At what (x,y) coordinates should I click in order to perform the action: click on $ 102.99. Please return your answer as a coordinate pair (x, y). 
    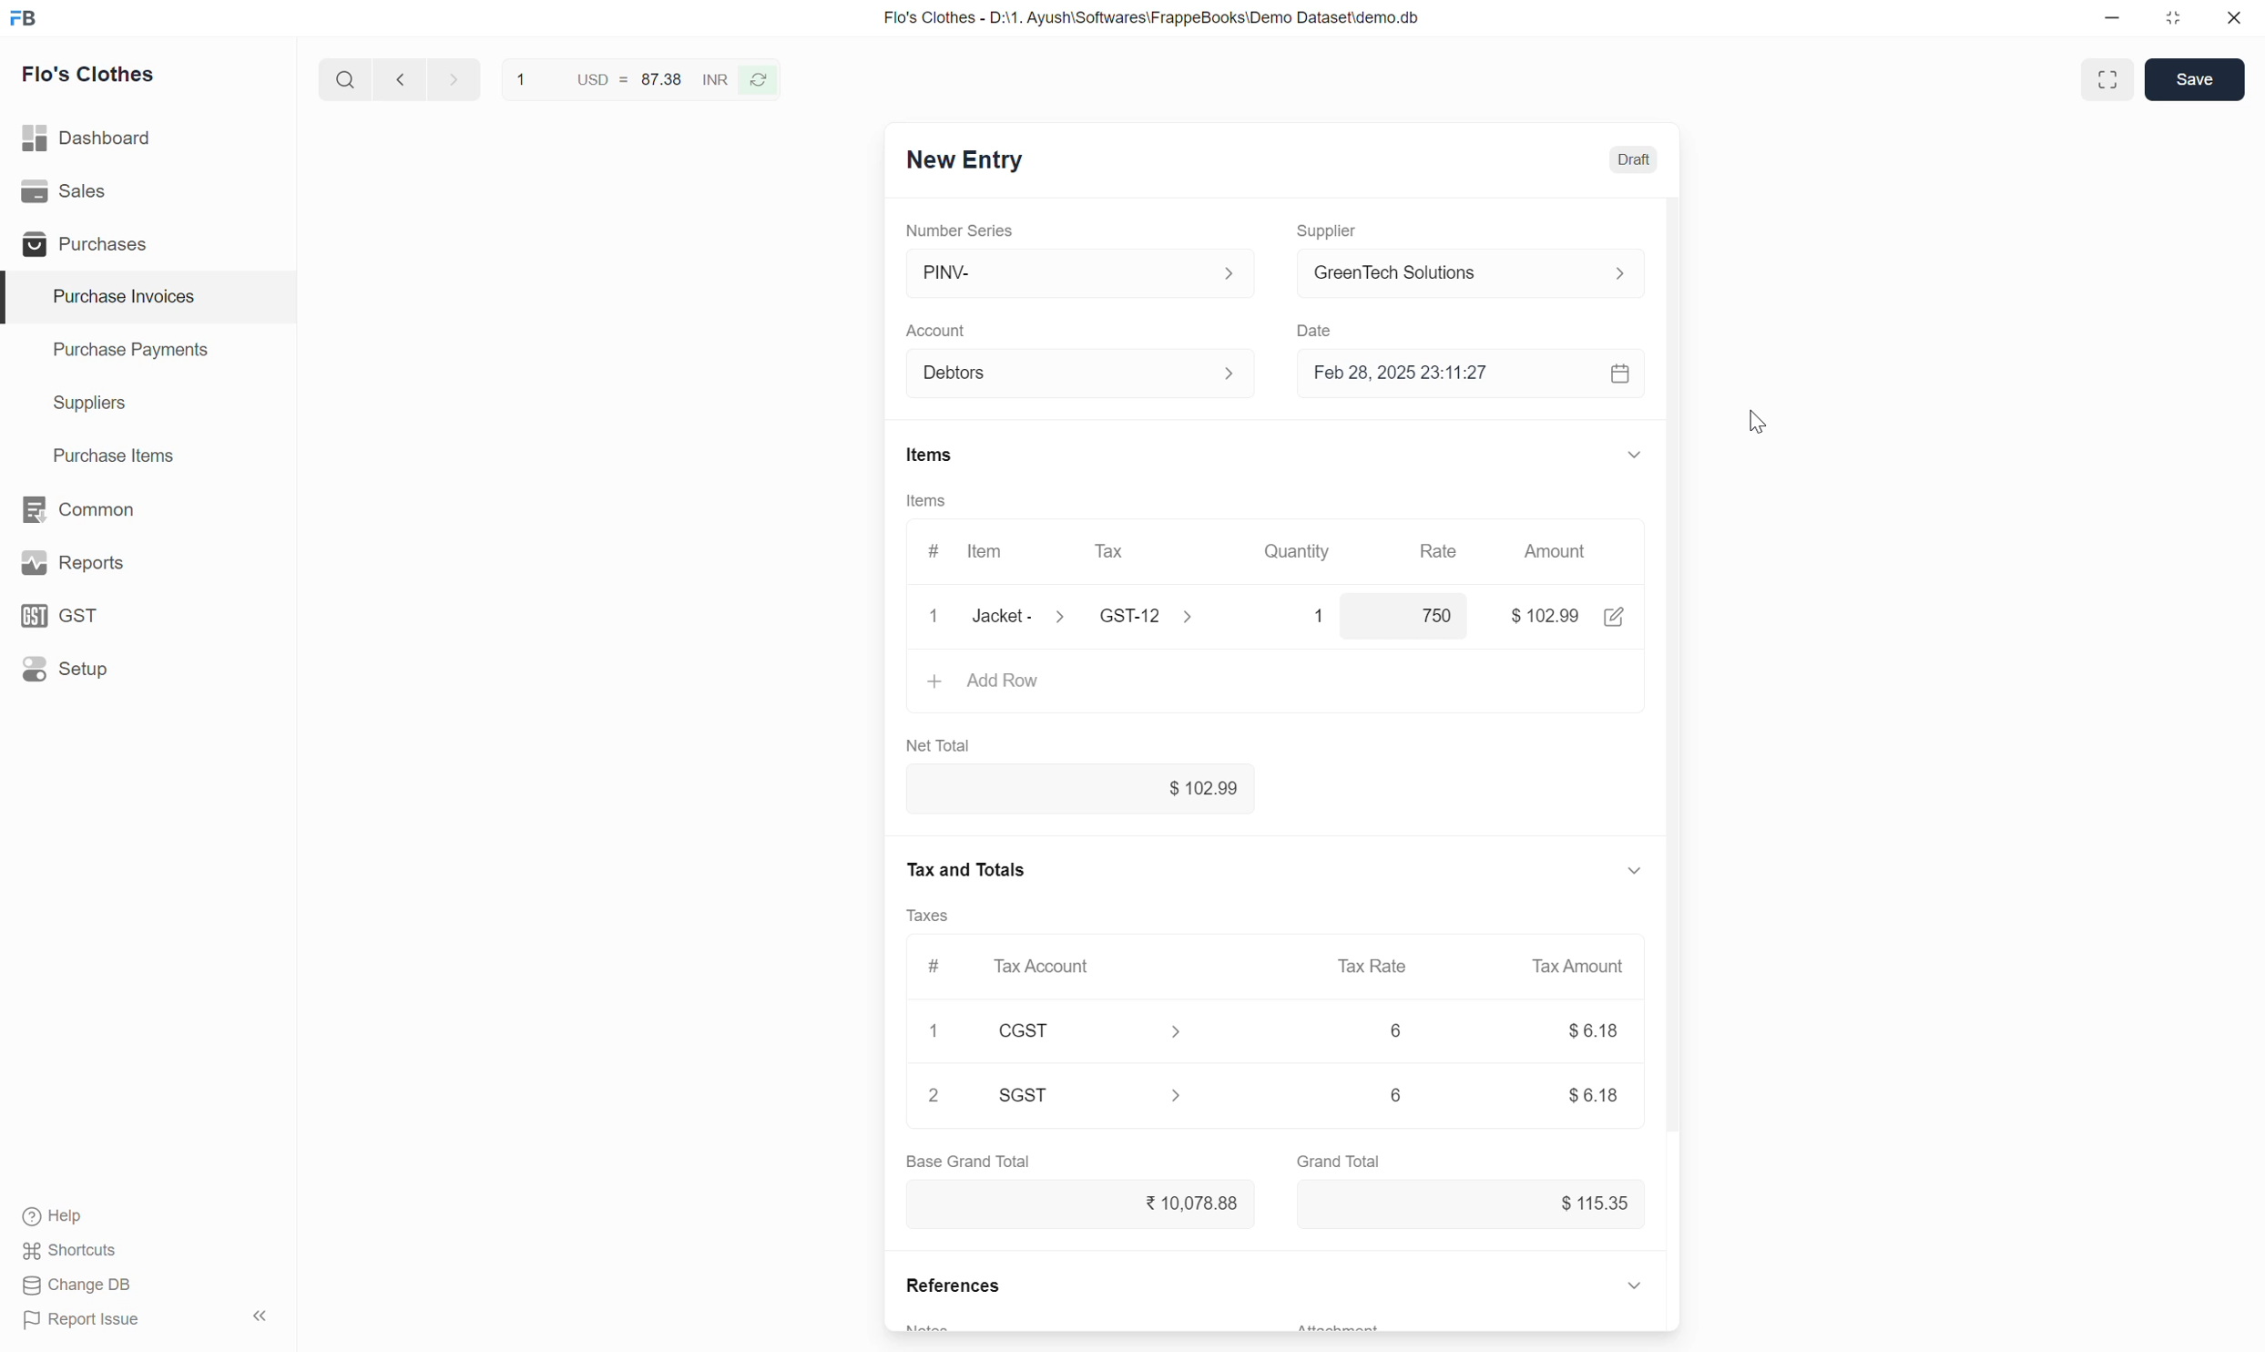
    Looking at the image, I should click on (1545, 616).